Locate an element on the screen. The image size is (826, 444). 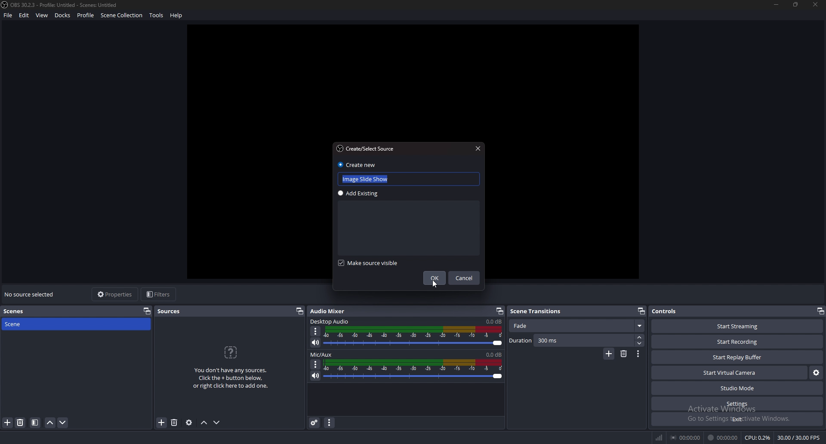
remove scene is located at coordinates (21, 423).